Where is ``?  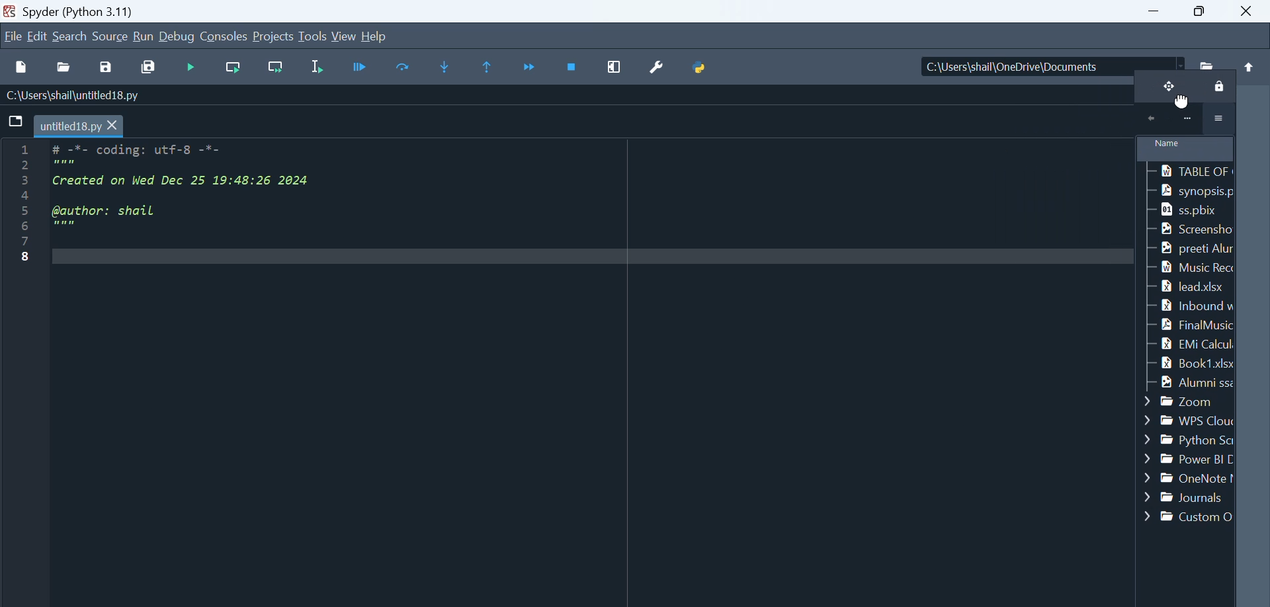  is located at coordinates (39, 36).